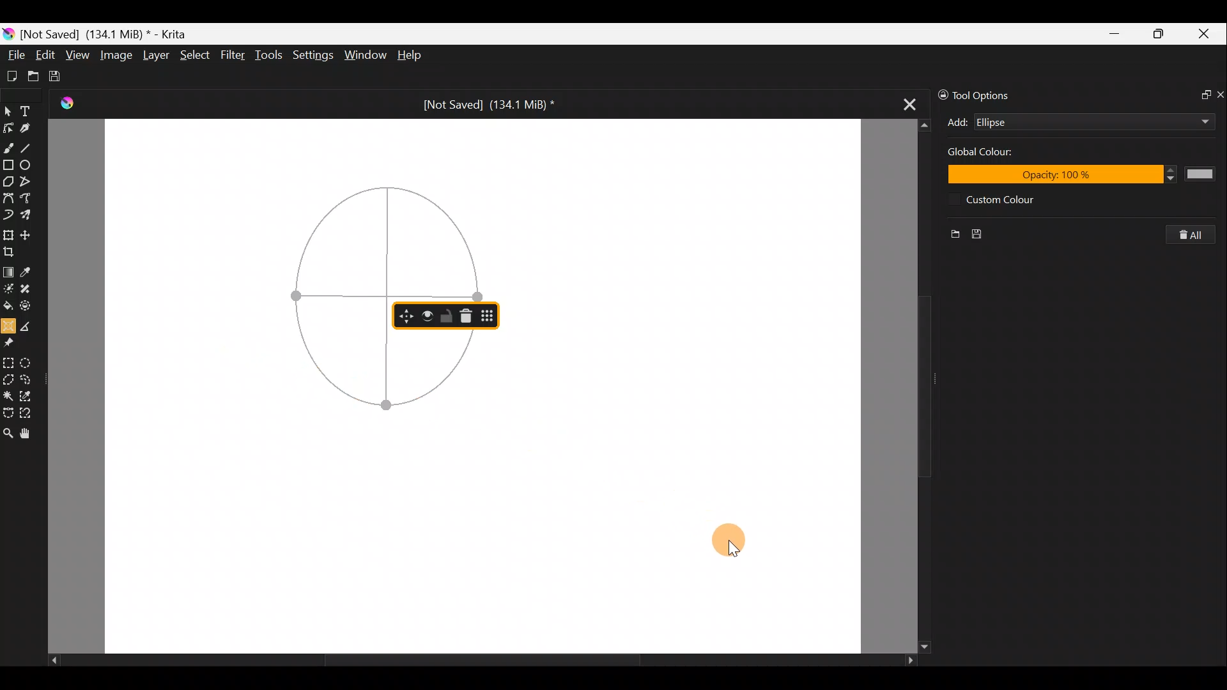 This screenshot has width=1227, height=690. What do you see at coordinates (28, 217) in the screenshot?
I see `Multibrush tool` at bounding box center [28, 217].